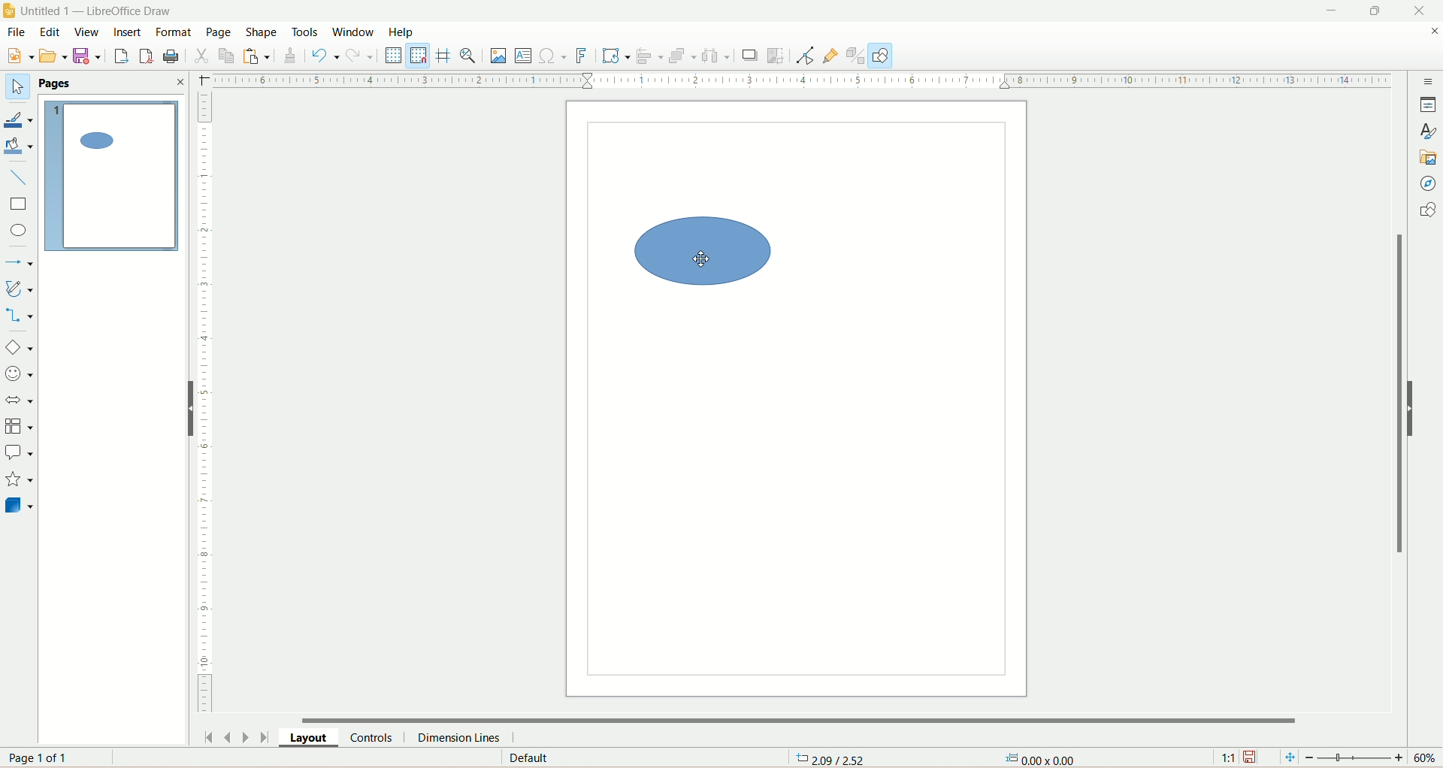 This screenshot has height=768, width=1443. I want to click on properties, so click(1428, 104).